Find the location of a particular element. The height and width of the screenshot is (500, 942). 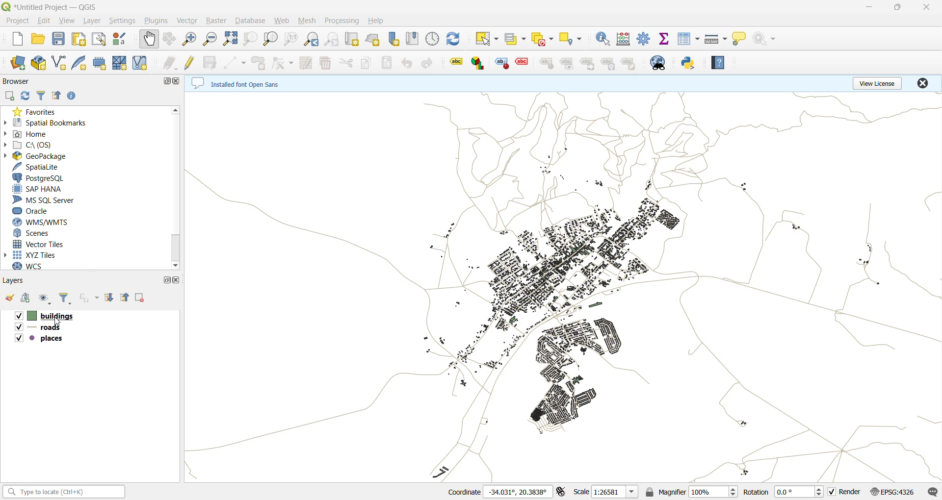

maximize is located at coordinates (165, 80).